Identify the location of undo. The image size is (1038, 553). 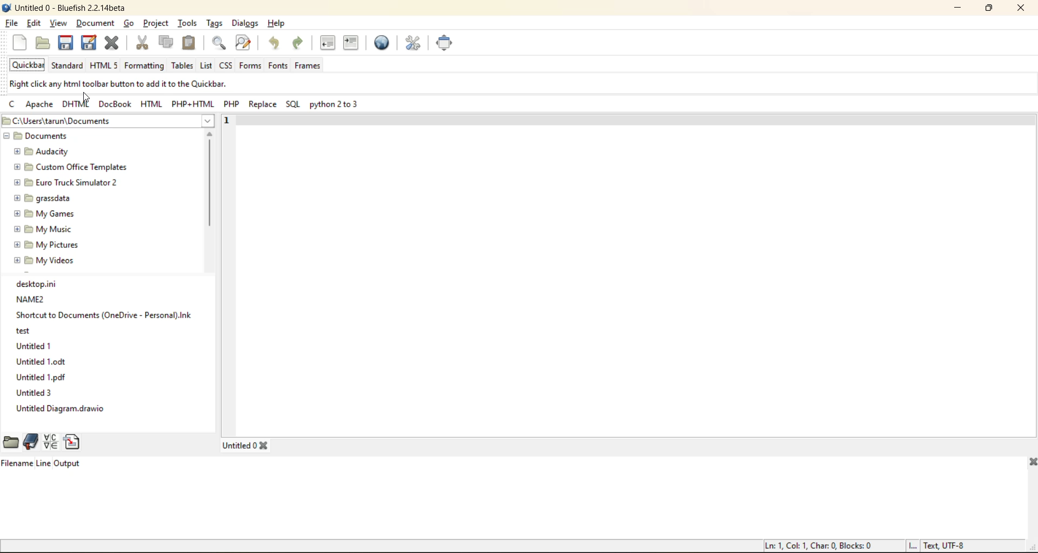
(278, 43).